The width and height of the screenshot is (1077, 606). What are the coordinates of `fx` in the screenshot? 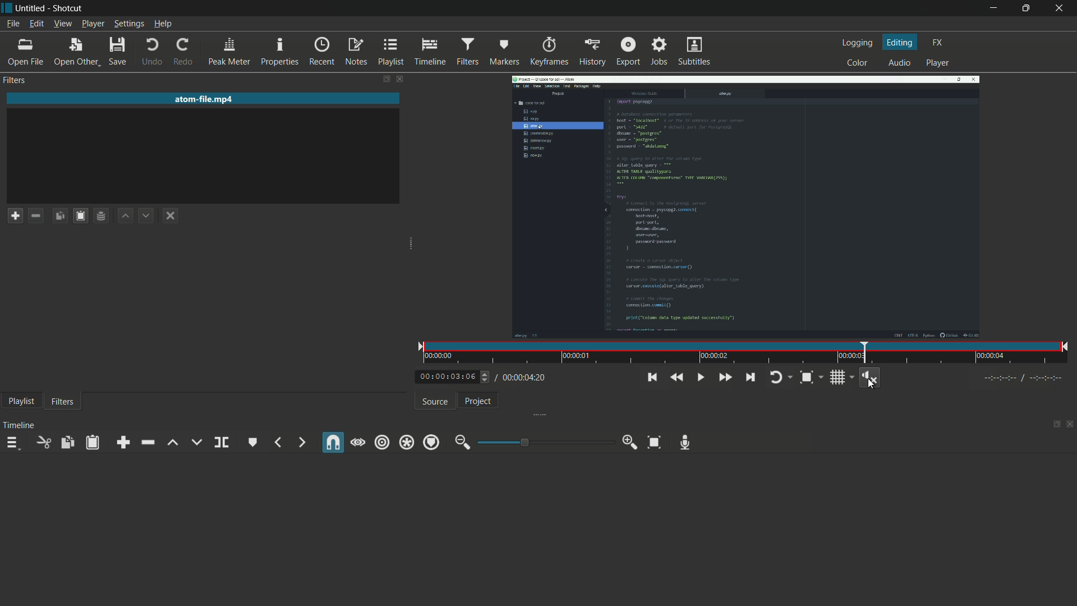 It's located at (938, 41).